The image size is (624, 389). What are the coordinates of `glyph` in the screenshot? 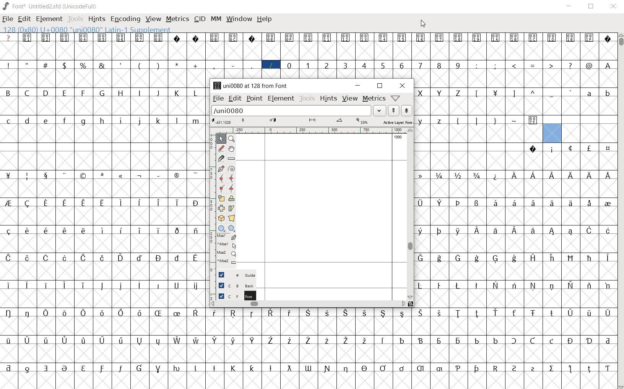 It's located at (421, 340).